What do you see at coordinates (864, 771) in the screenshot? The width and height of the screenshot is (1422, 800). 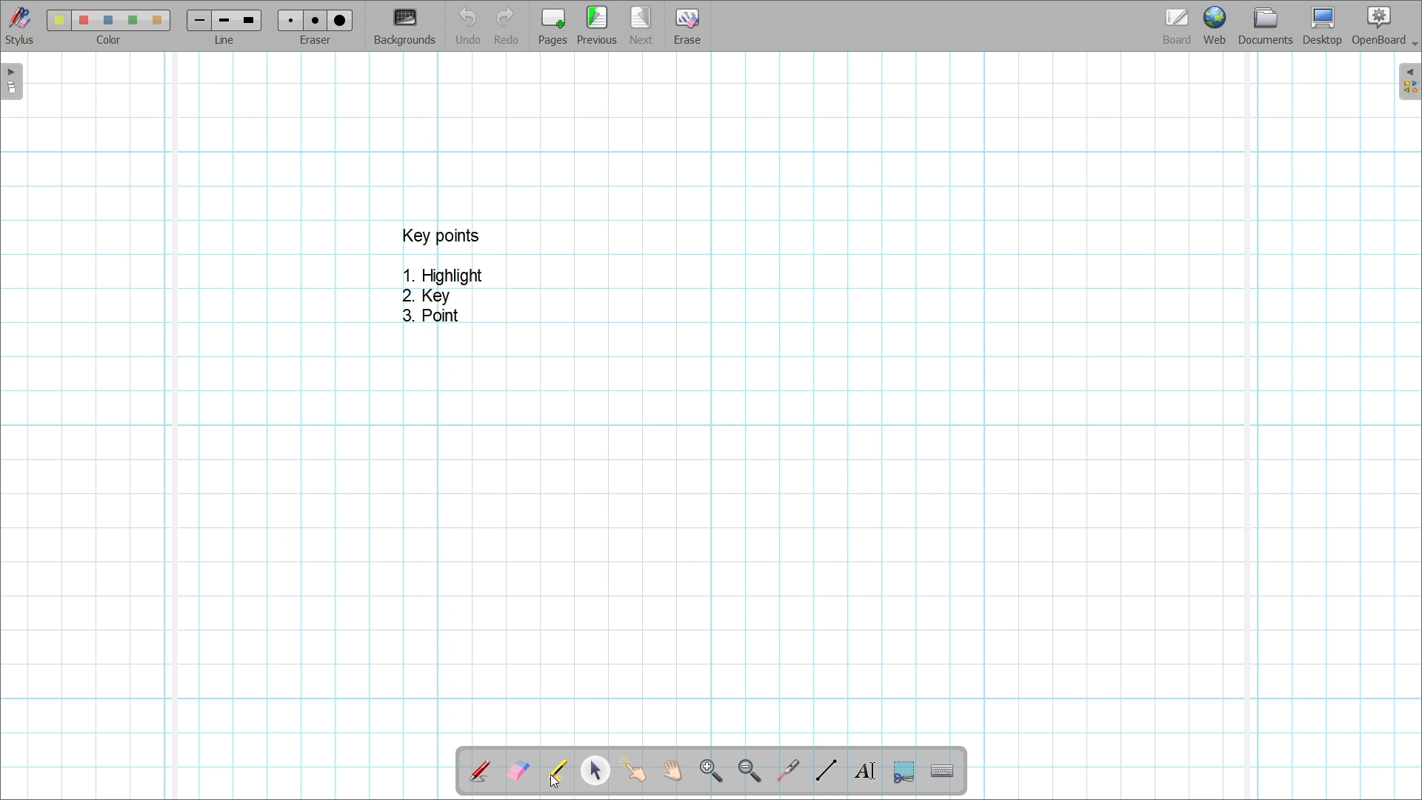 I see `Write text` at bounding box center [864, 771].